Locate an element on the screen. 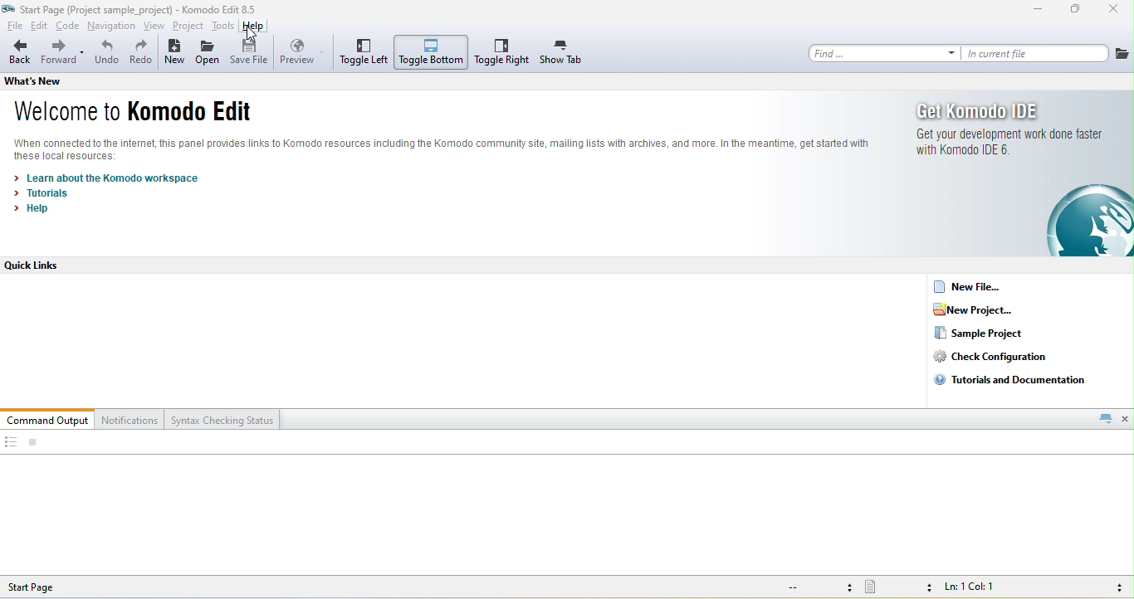  view is located at coordinates (155, 27).